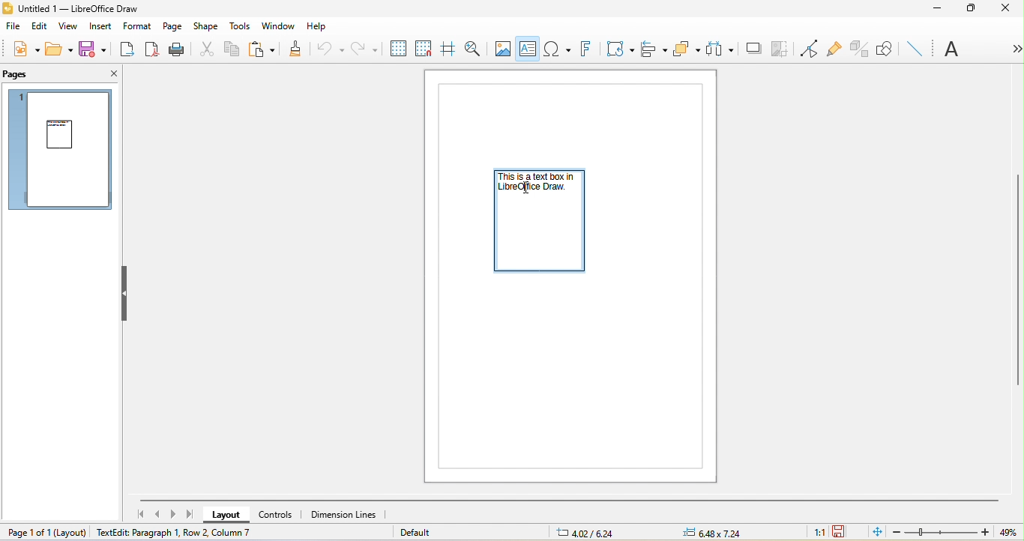 Image resolution: width=1024 pixels, height=541 pixels. I want to click on crop image, so click(778, 48).